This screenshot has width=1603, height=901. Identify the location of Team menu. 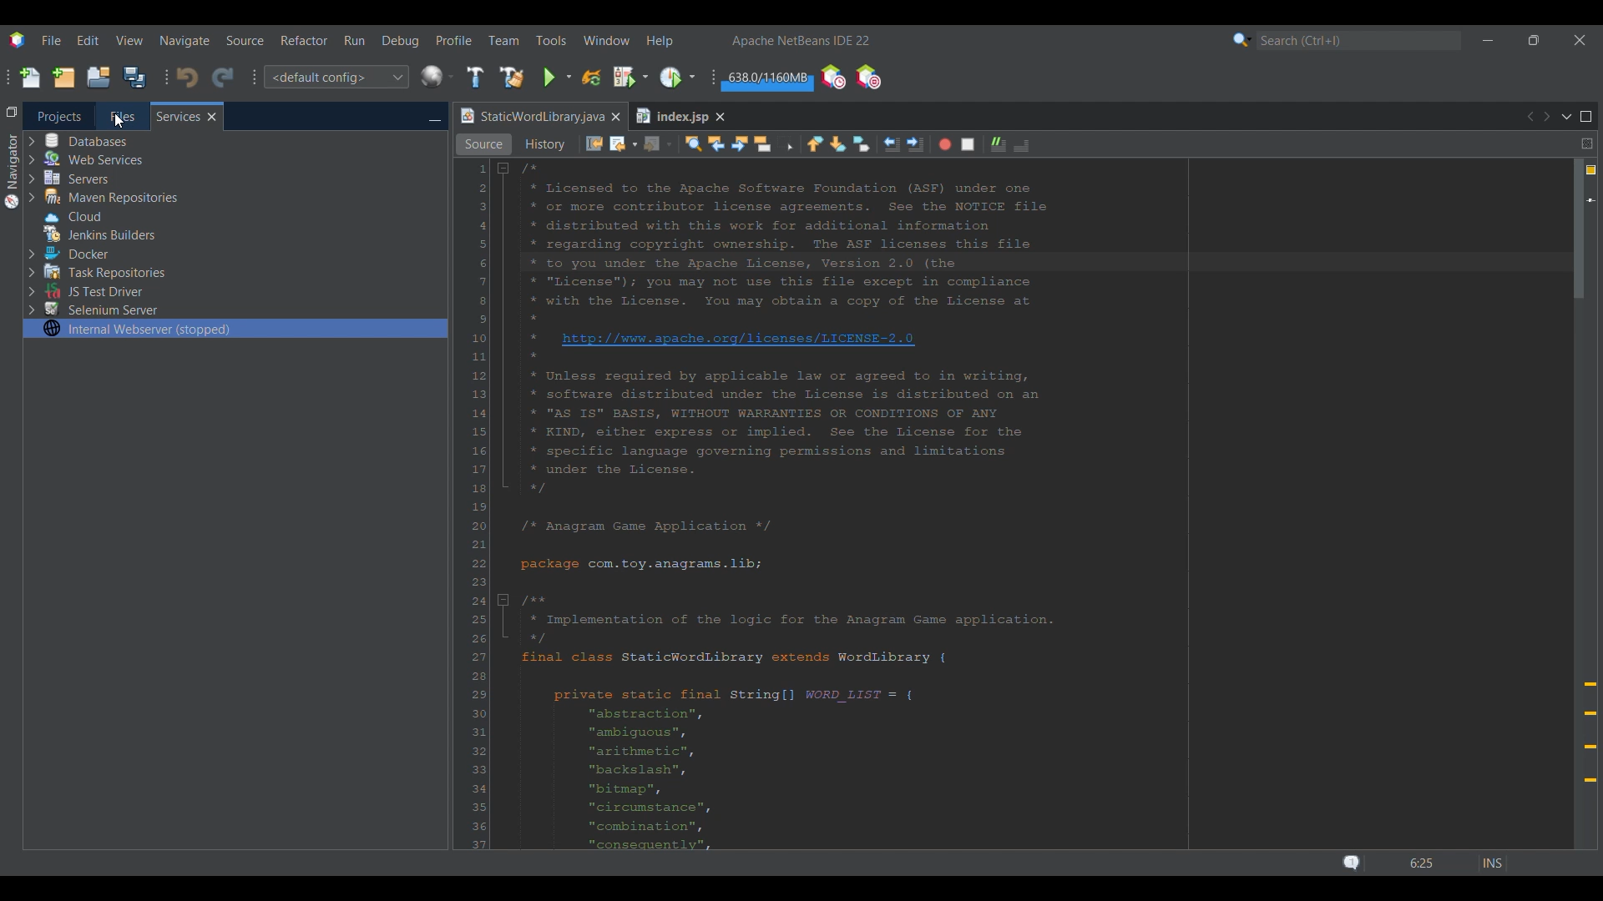
(503, 40).